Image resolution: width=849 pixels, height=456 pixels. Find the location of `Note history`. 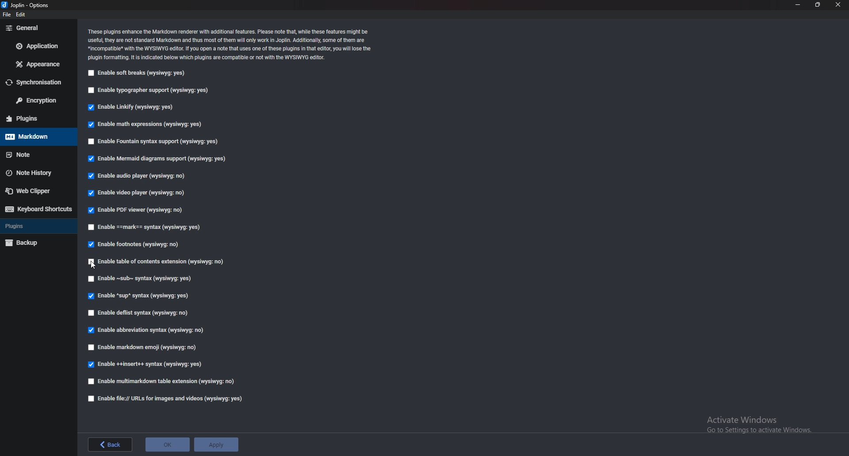

Note history is located at coordinates (35, 174).